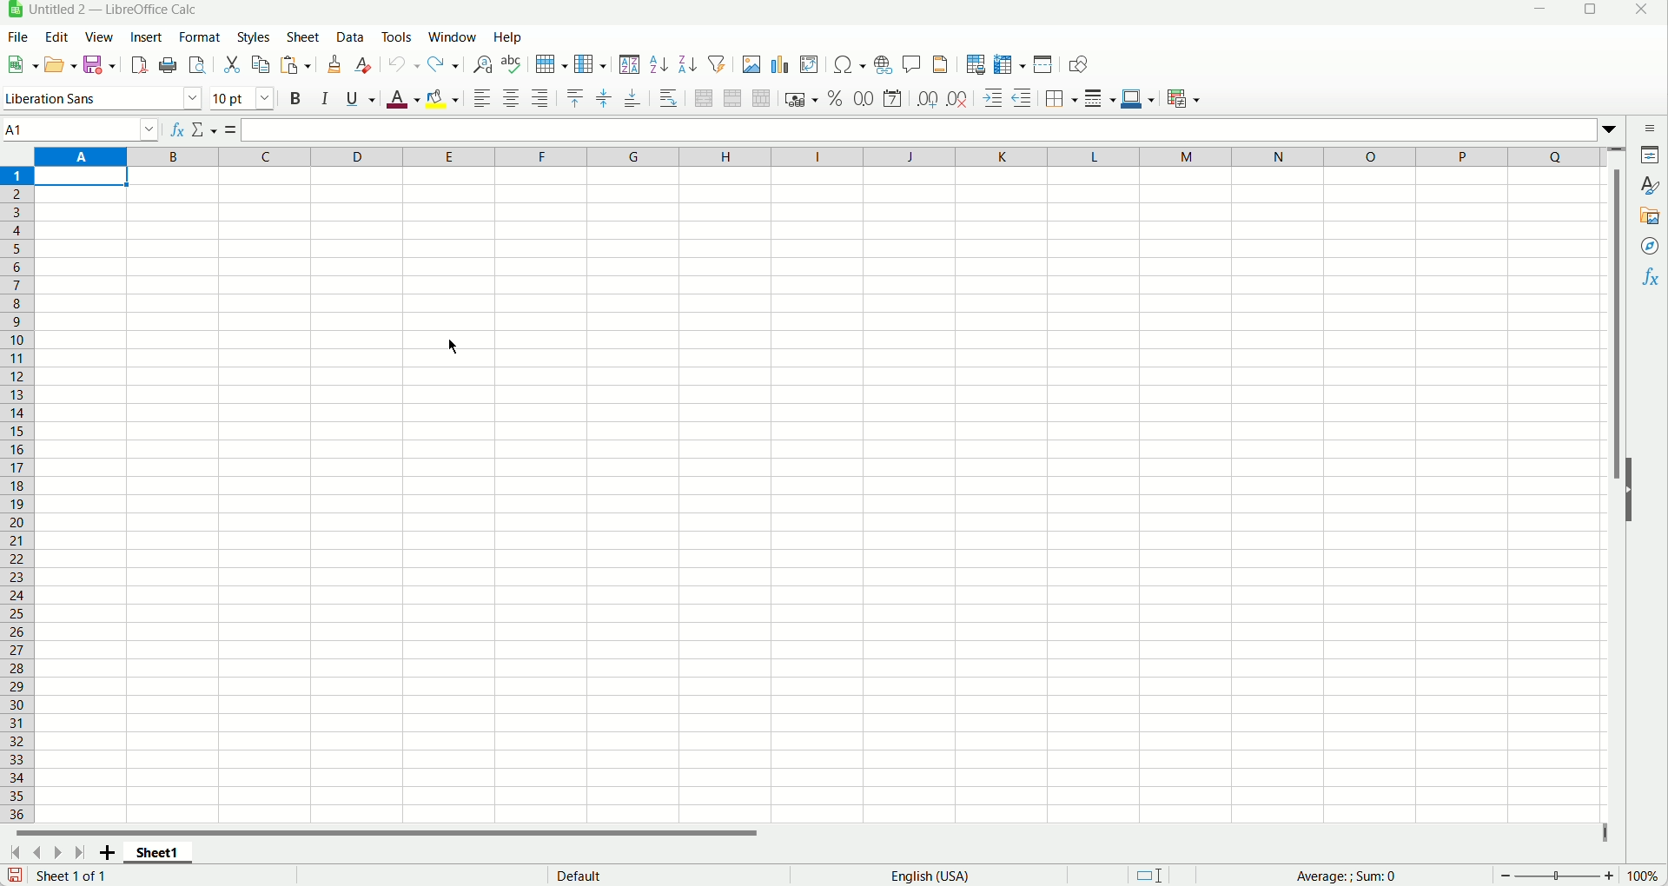 The height and width of the screenshot is (886, 1668). I want to click on Underline, so click(361, 99).